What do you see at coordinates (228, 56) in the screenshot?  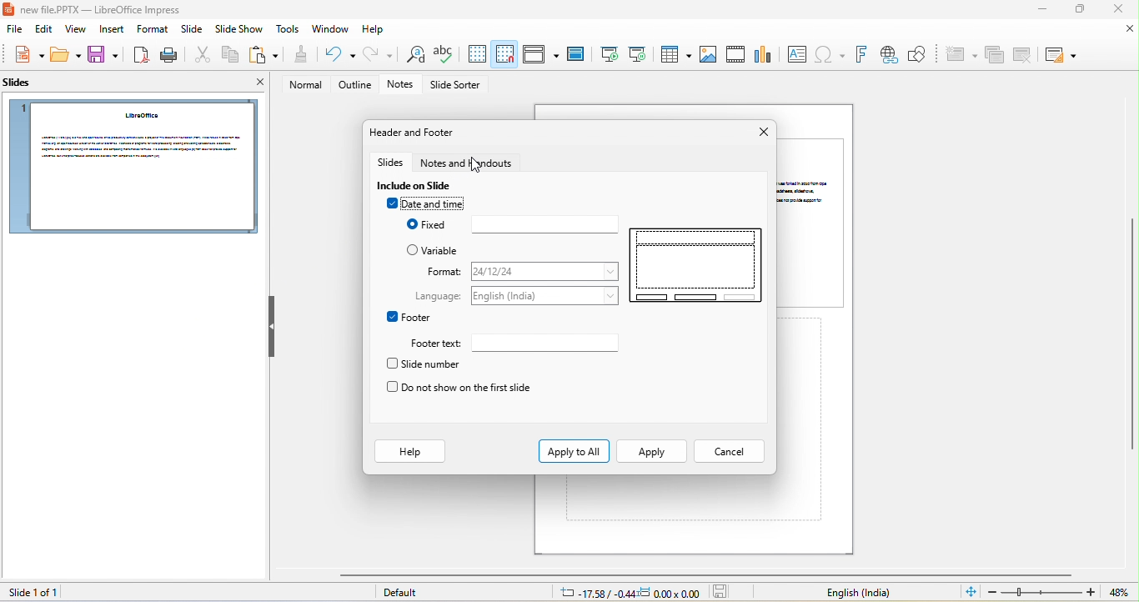 I see `copy` at bounding box center [228, 56].